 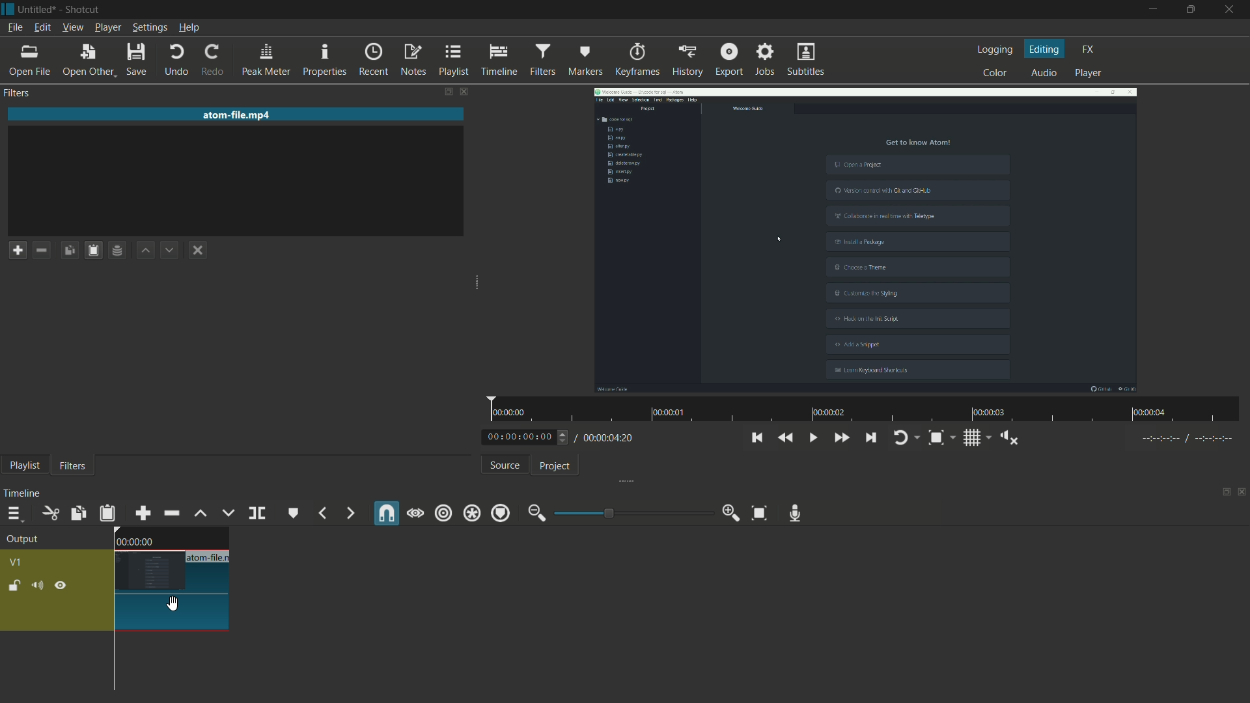 I want to click on change layout, so click(x=436, y=90).